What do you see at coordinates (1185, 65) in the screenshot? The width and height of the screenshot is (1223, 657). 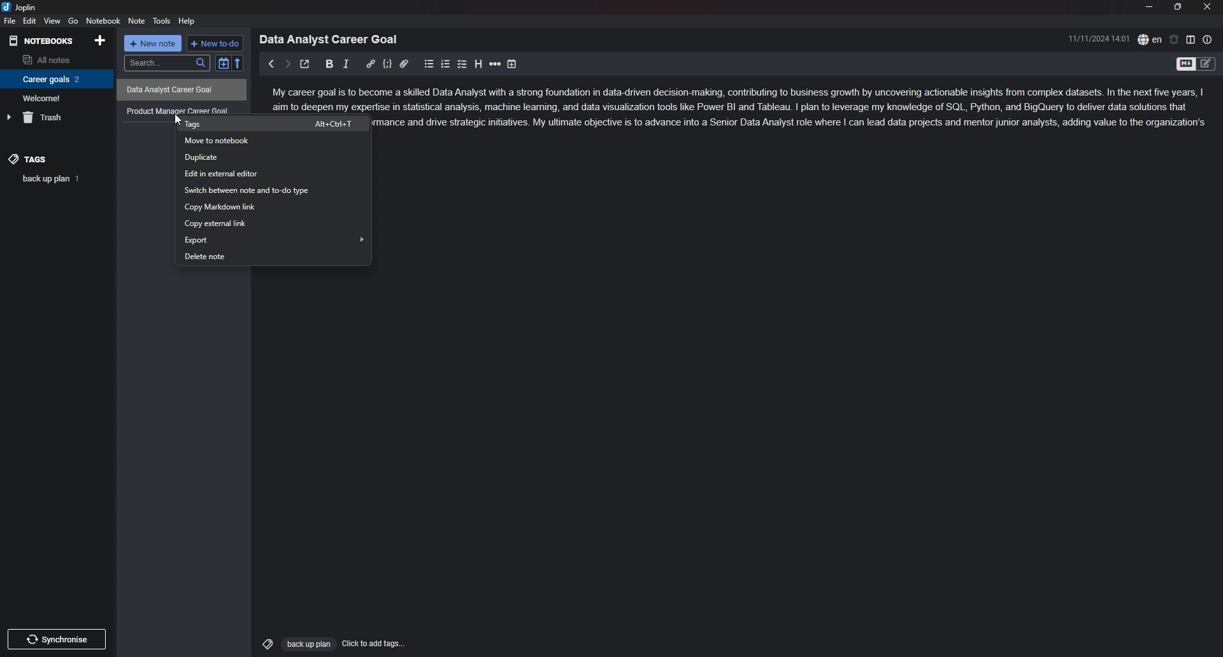 I see `toggle editor` at bounding box center [1185, 65].